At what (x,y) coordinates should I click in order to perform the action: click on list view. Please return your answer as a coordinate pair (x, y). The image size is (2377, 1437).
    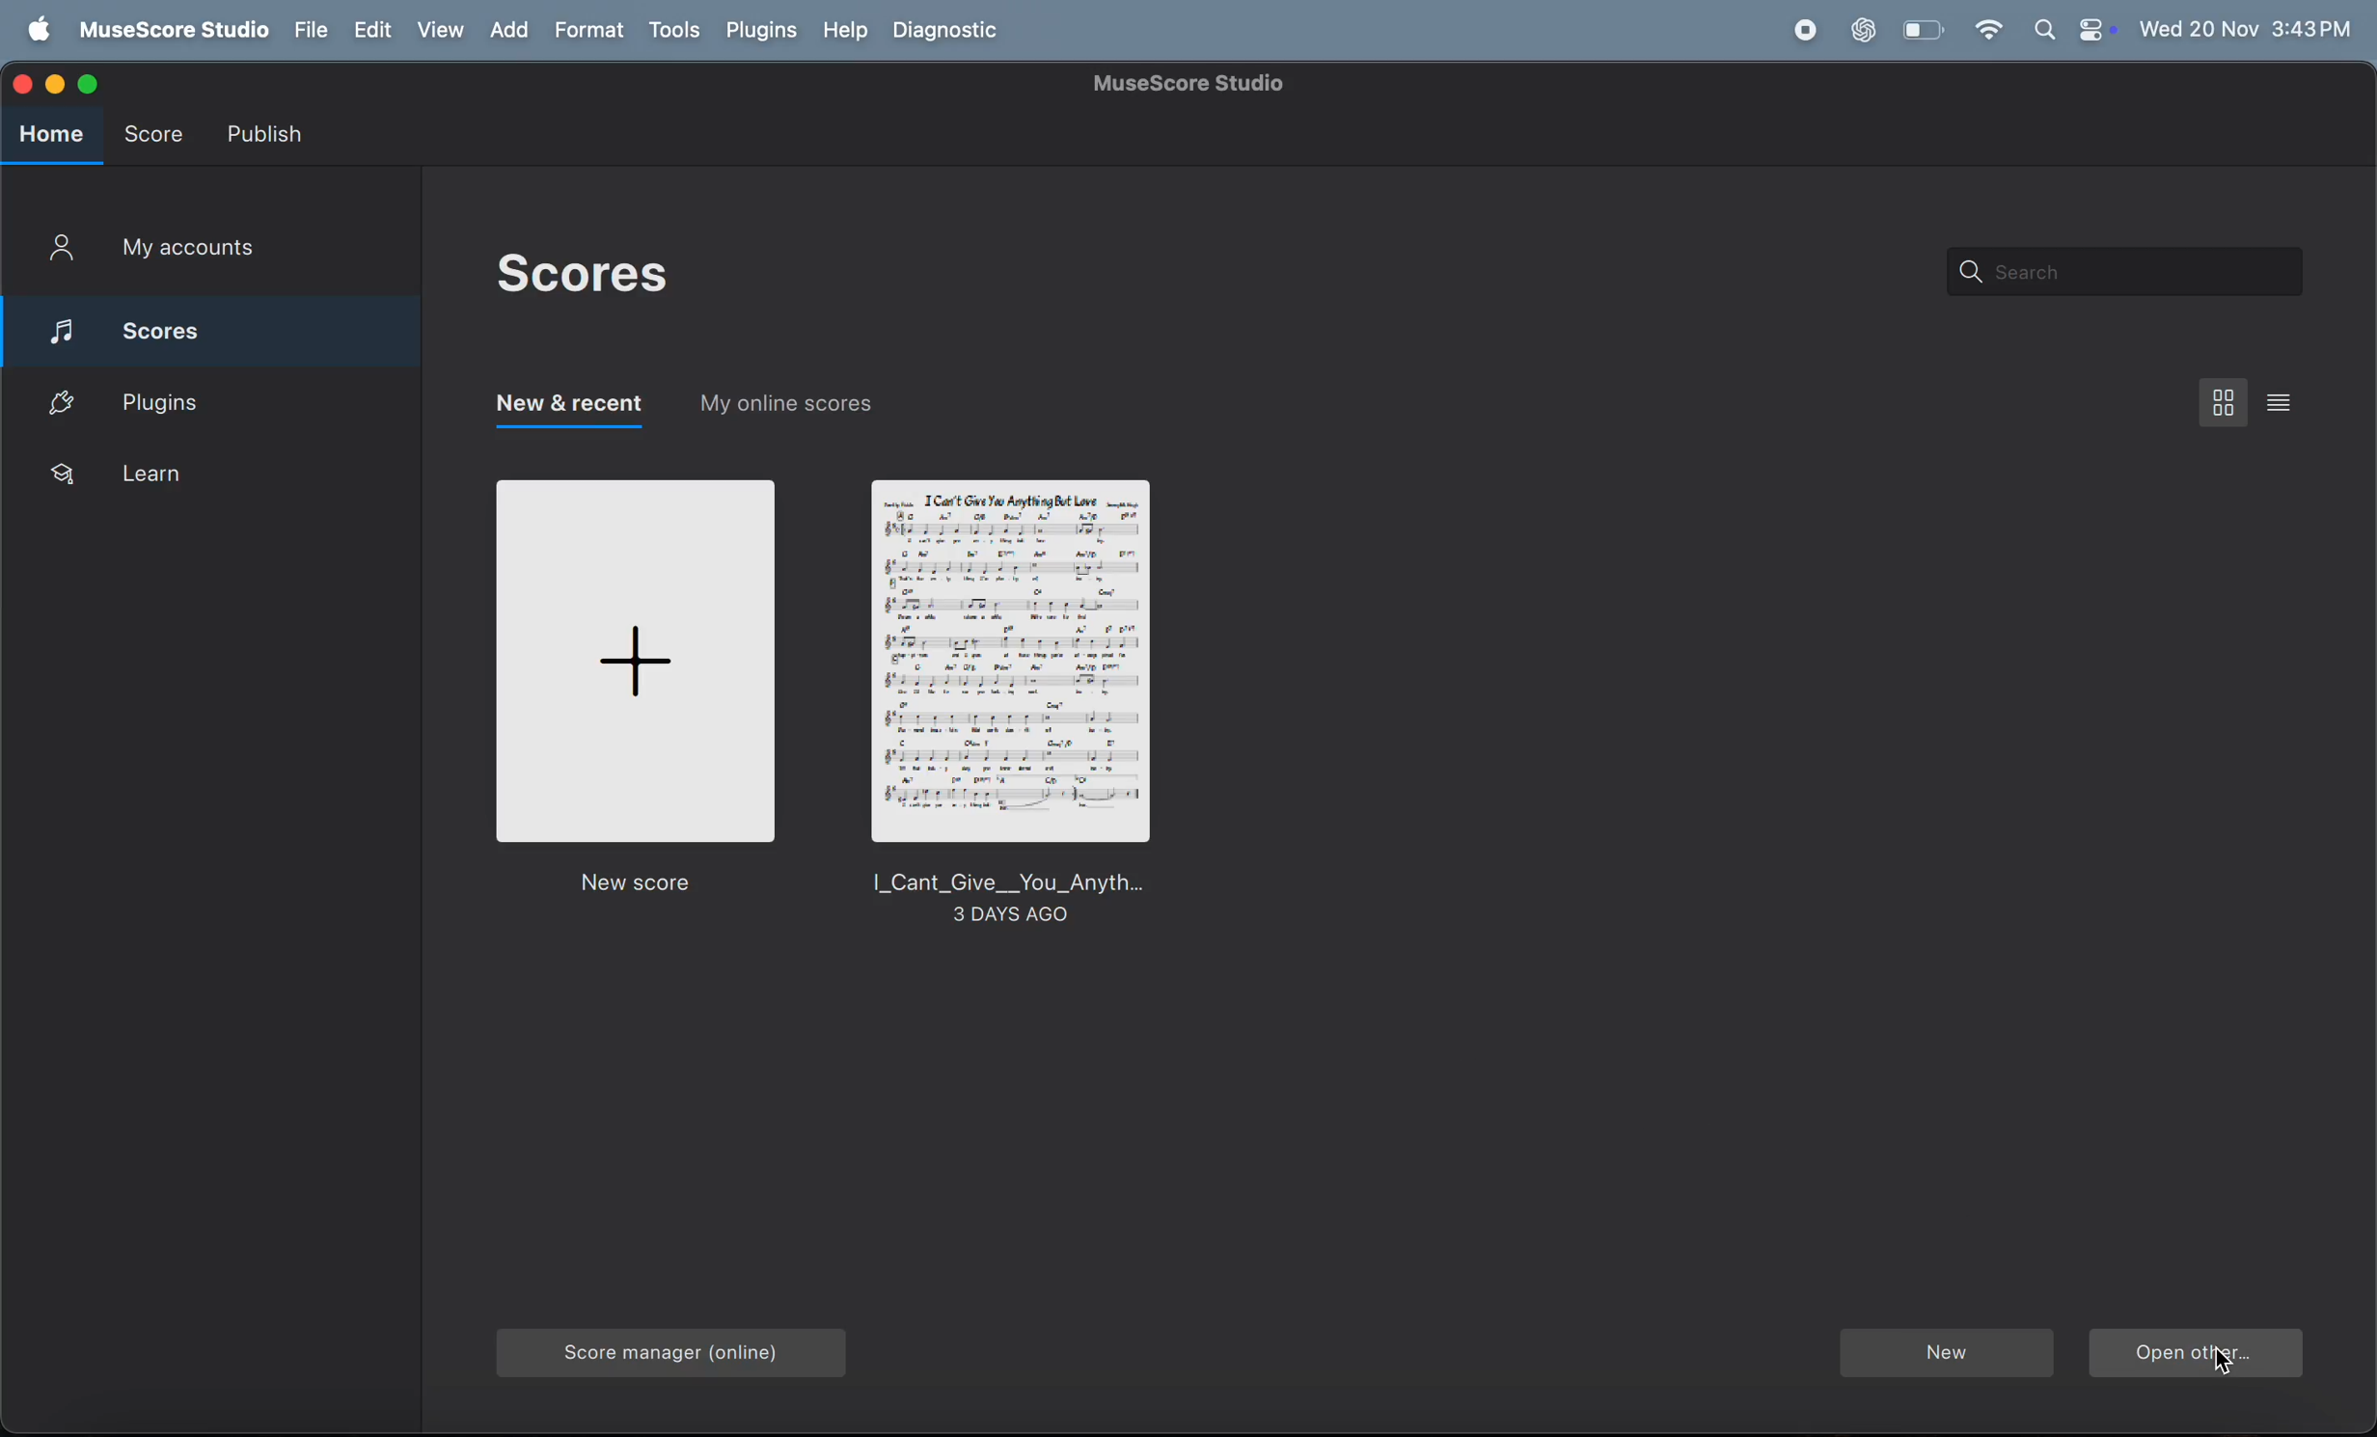
    Looking at the image, I should click on (2281, 401).